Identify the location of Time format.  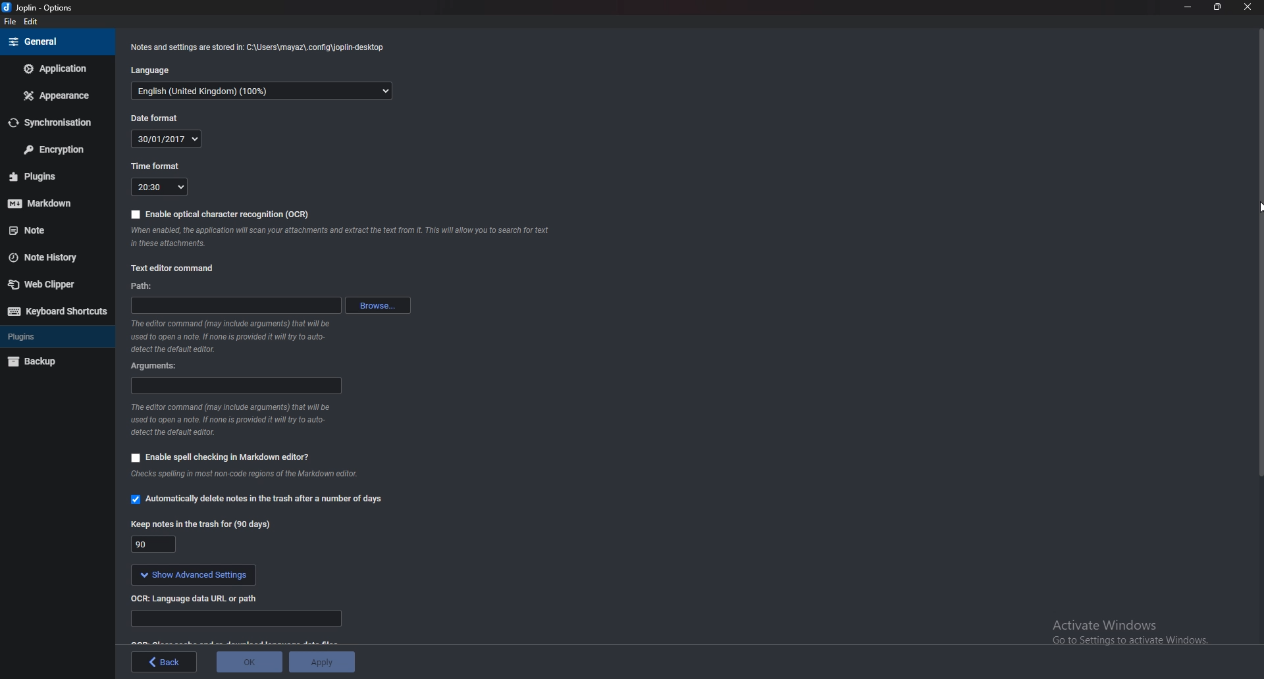
(160, 166).